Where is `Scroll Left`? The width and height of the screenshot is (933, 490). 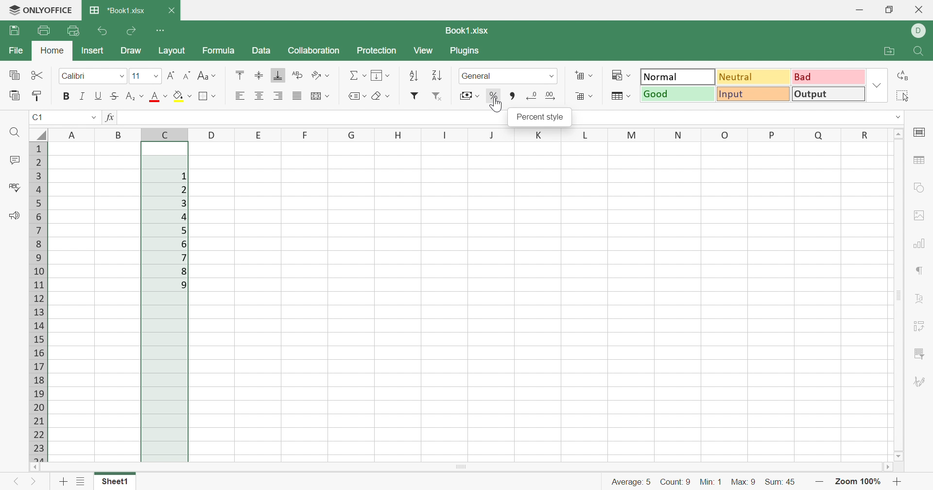 Scroll Left is located at coordinates (34, 468).